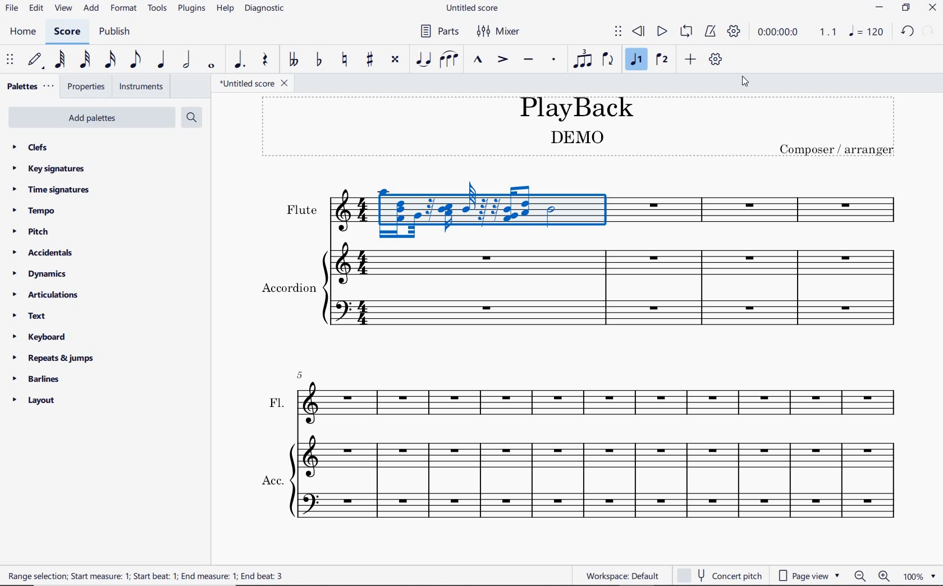  What do you see at coordinates (450, 60) in the screenshot?
I see `slur` at bounding box center [450, 60].